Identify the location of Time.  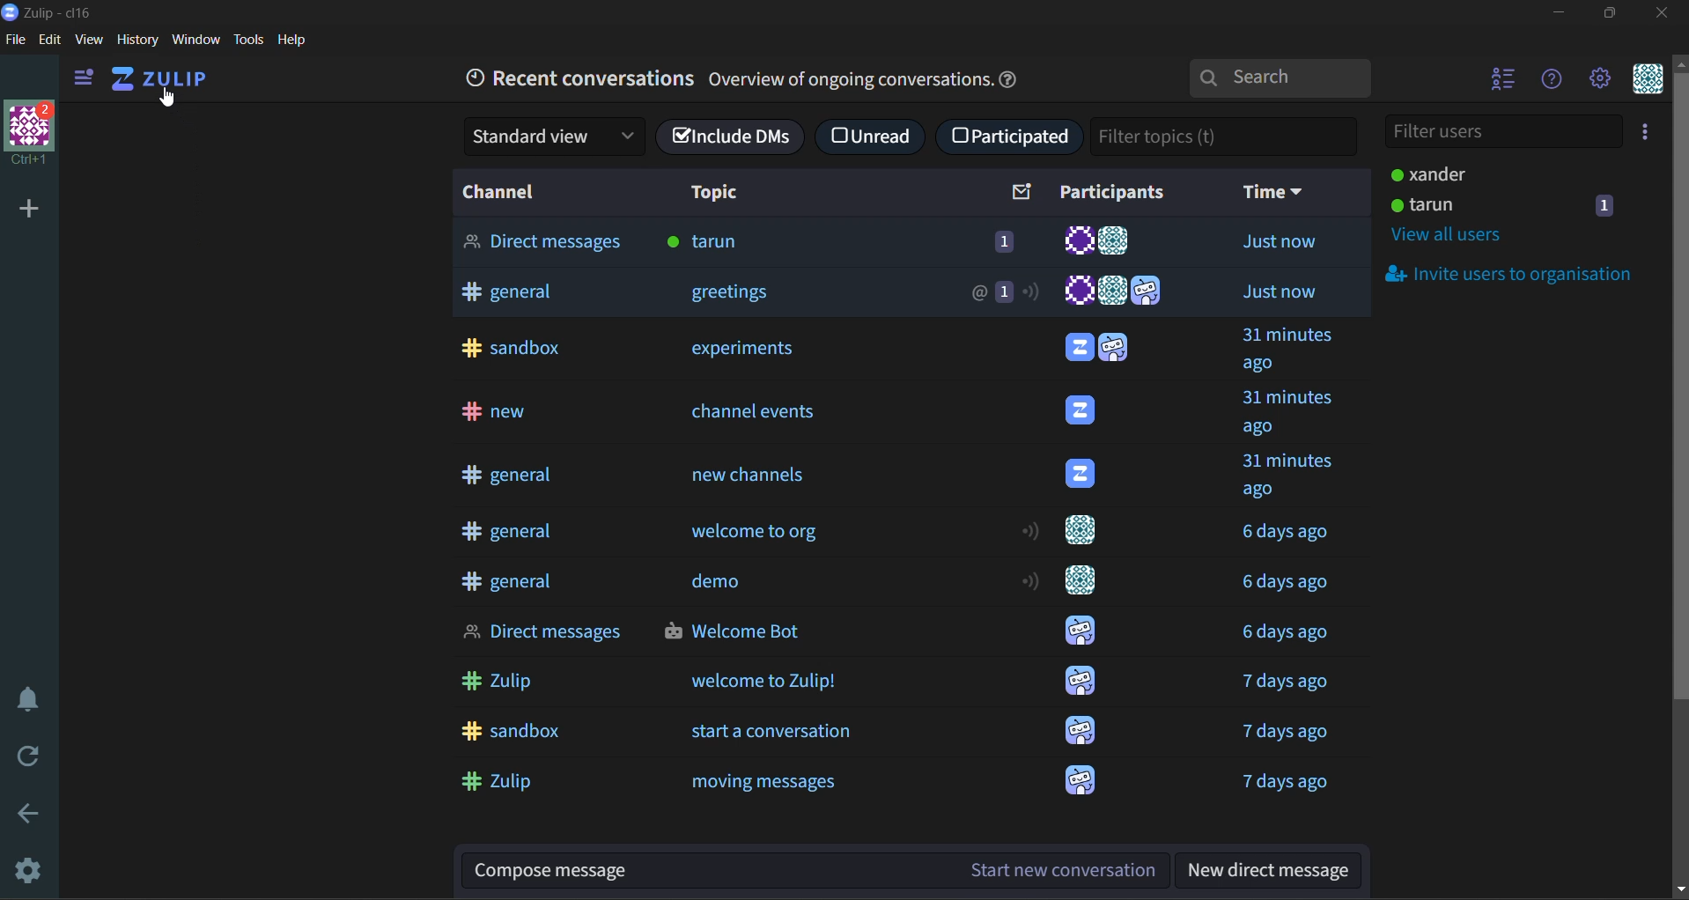
(1279, 291).